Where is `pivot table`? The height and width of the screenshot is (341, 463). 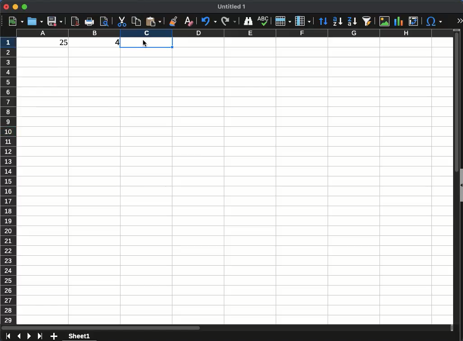 pivot table is located at coordinates (414, 21).